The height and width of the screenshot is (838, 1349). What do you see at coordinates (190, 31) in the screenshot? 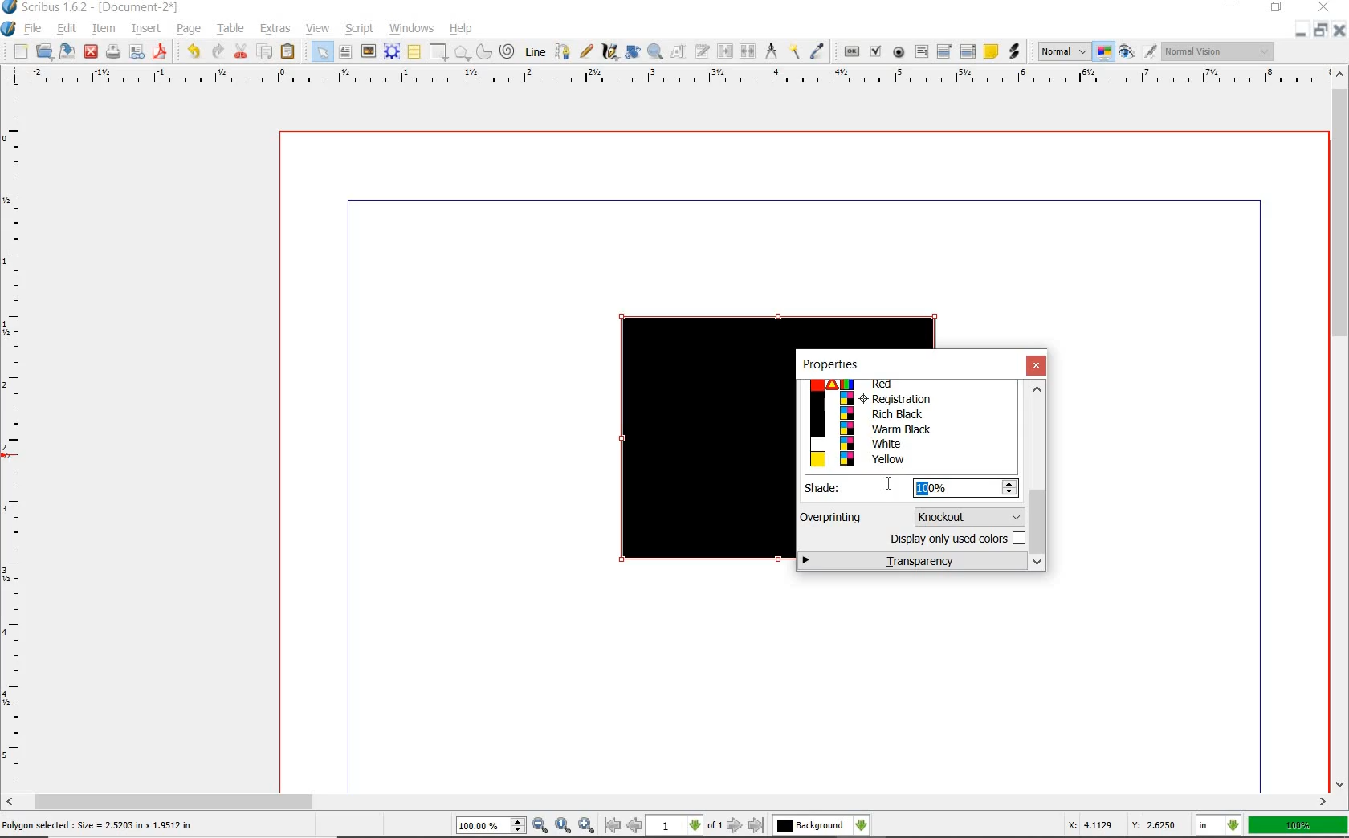
I see `page` at bounding box center [190, 31].